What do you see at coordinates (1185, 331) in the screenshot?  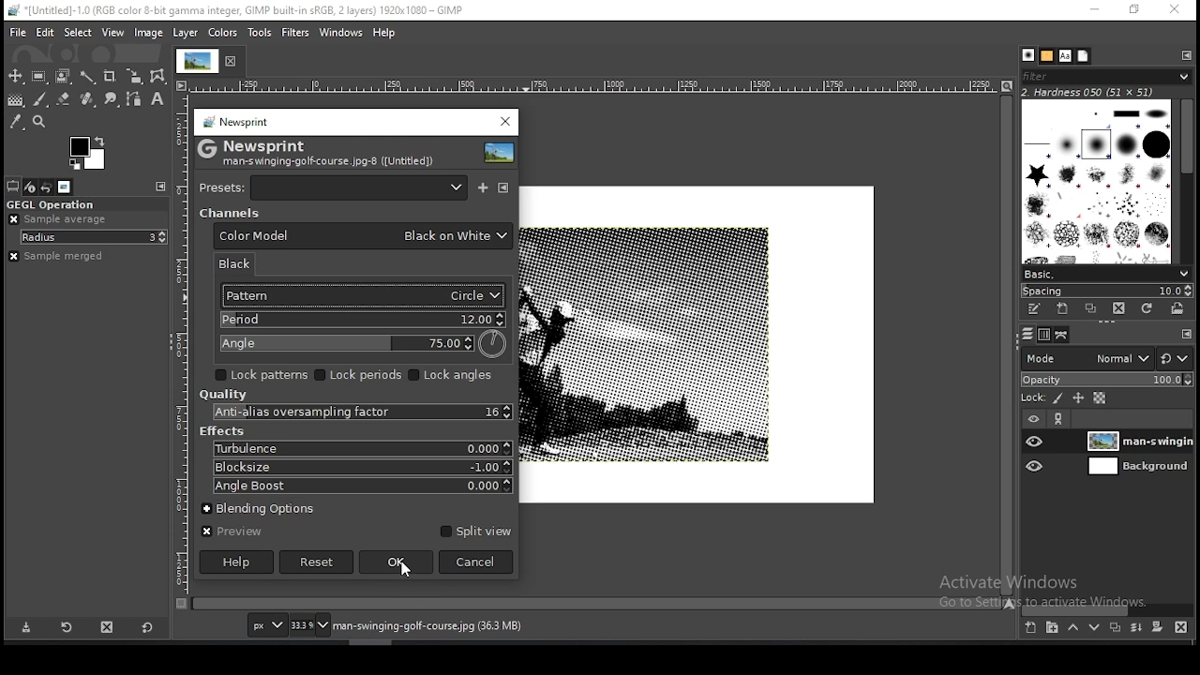 I see `configure this tab` at bounding box center [1185, 331].